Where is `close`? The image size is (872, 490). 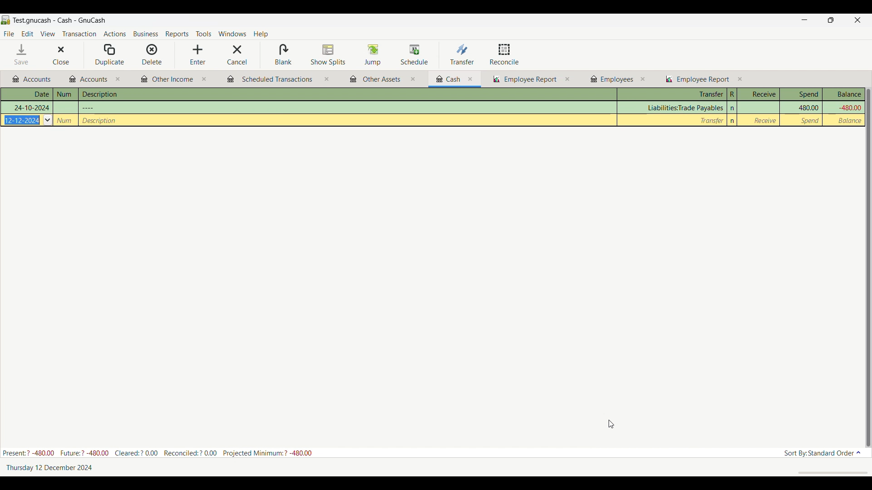
close is located at coordinates (567, 79).